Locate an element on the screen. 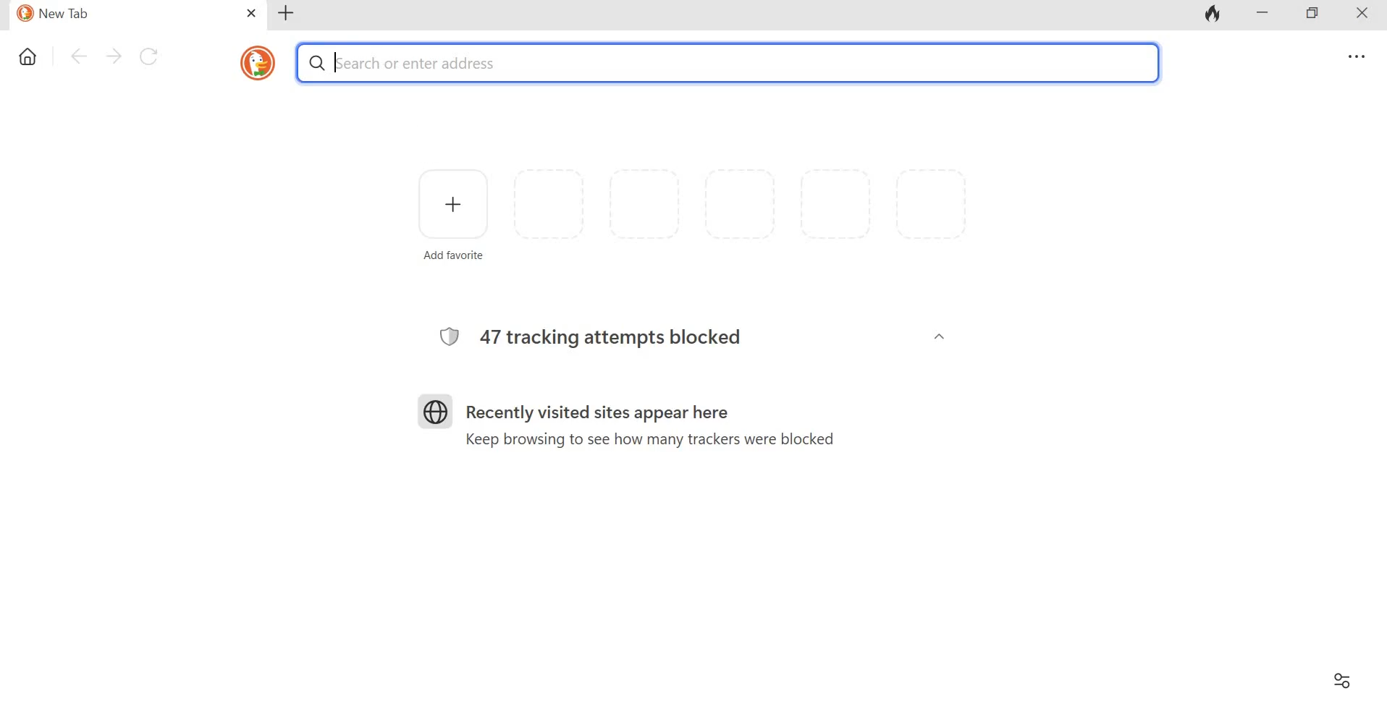 This screenshot has height=725, width=1387. Home is located at coordinates (28, 56).